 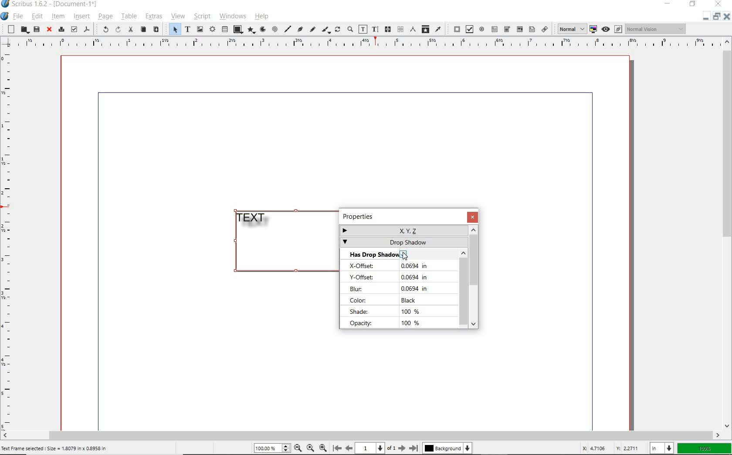 What do you see at coordinates (388, 29) in the screenshot?
I see `link text frames` at bounding box center [388, 29].